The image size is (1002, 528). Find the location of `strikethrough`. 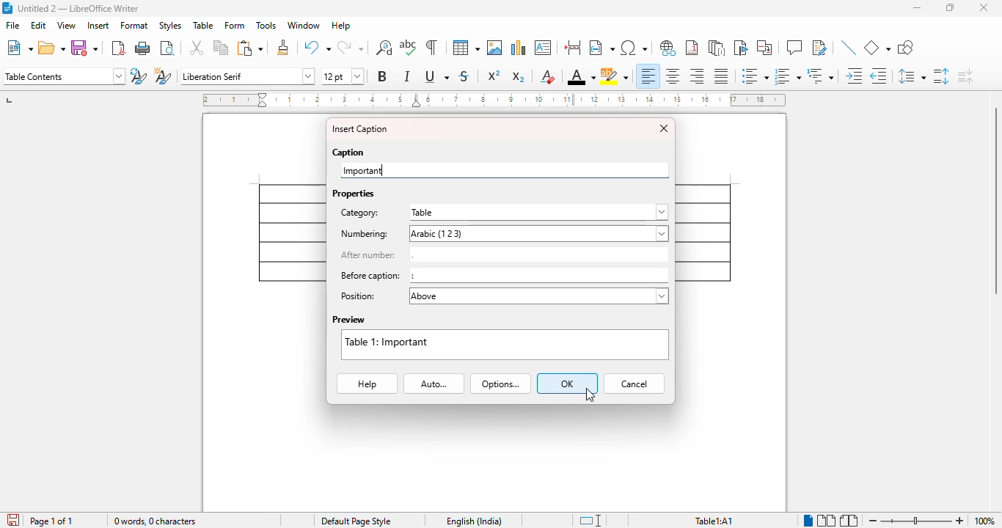

strikethrough is located at coordinates (464, 77).